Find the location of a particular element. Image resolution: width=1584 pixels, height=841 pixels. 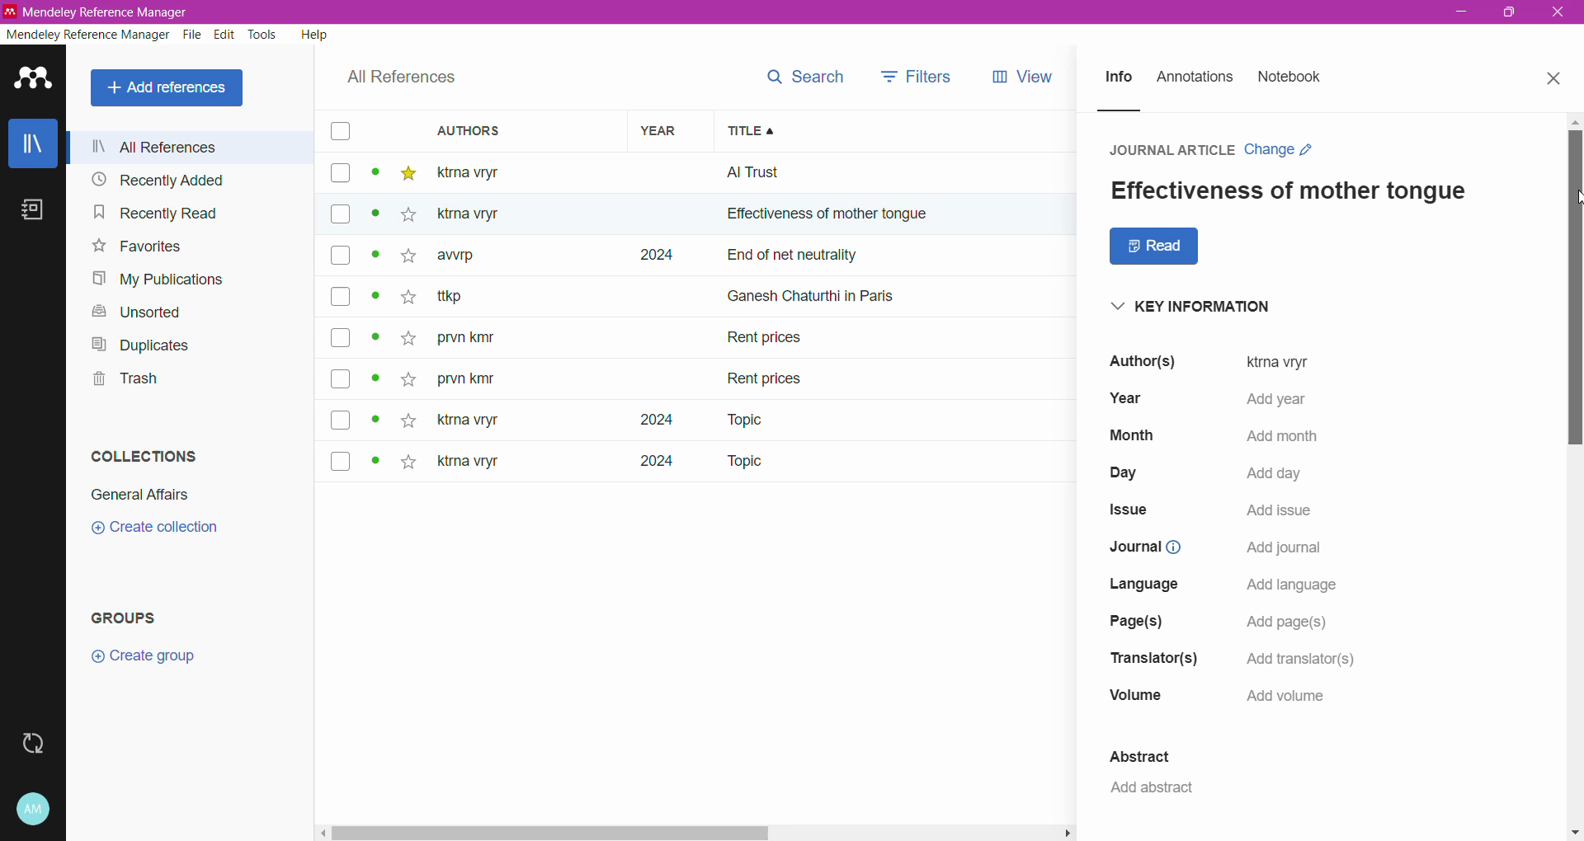

File is located at coordinates (194, 35).